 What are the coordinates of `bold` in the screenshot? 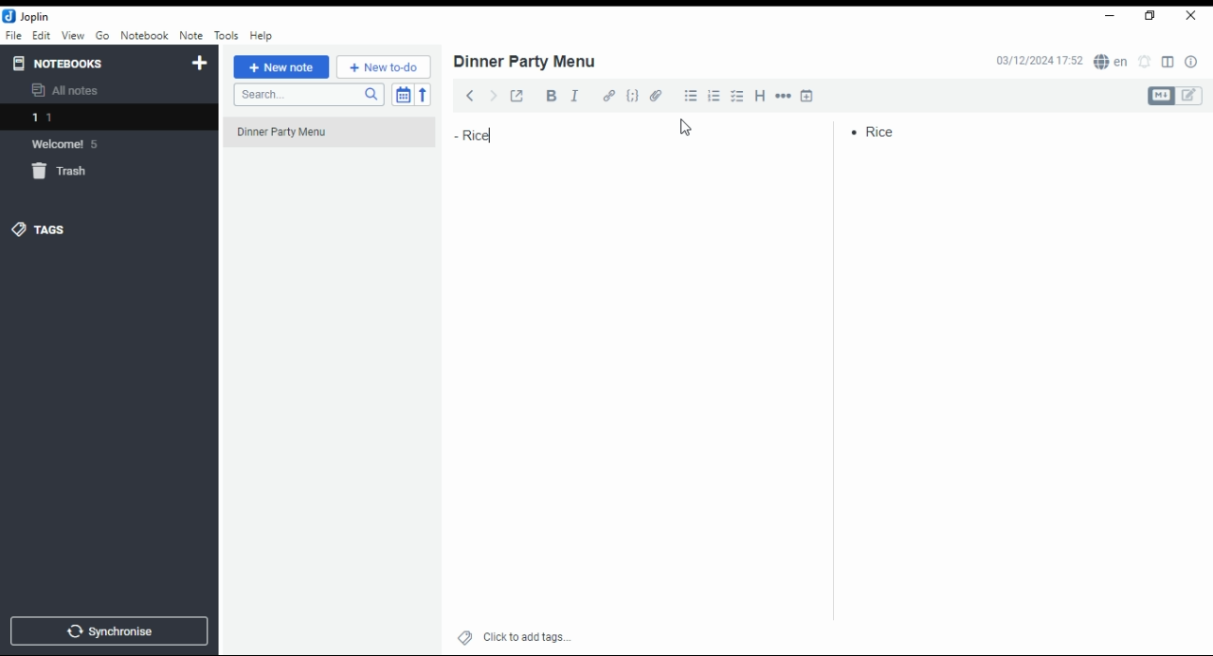 It's located at (548, 96).